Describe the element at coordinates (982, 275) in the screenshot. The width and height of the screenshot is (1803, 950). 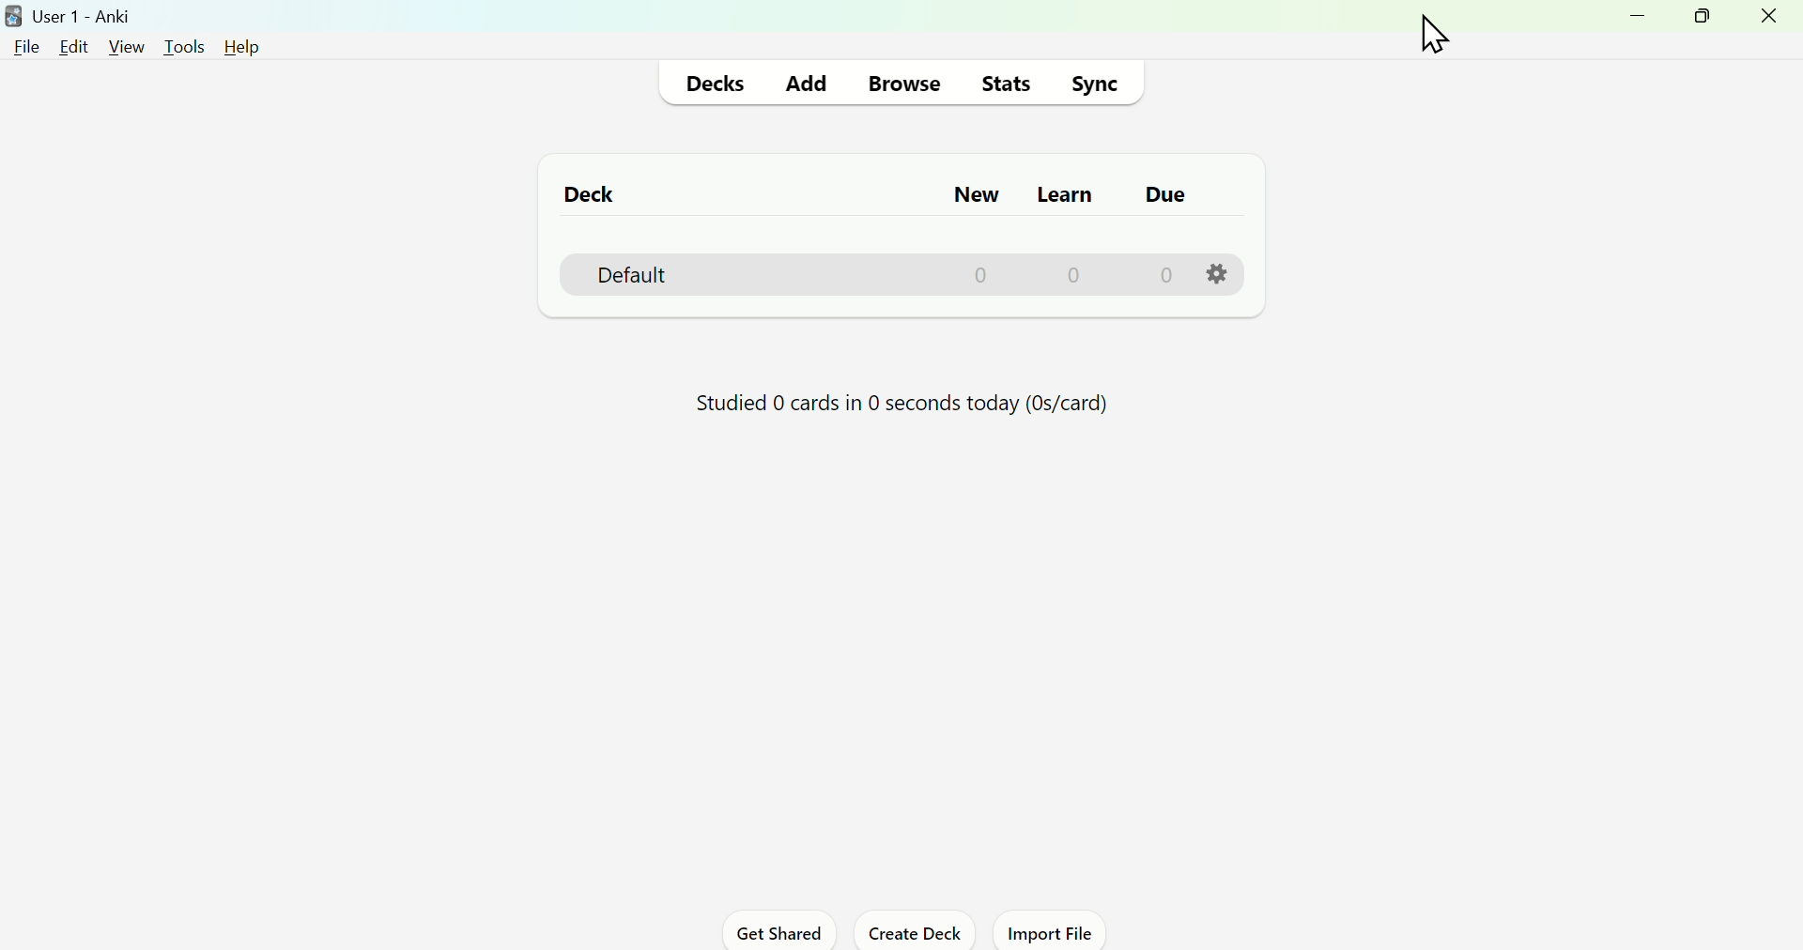
I see `0` at that location.